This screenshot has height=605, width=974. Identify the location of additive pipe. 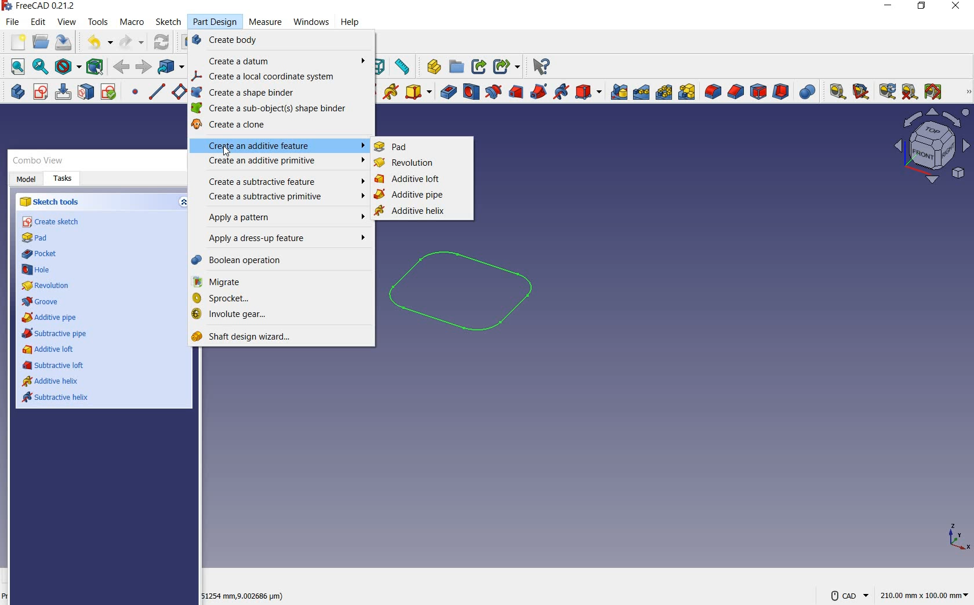
(51, 318).